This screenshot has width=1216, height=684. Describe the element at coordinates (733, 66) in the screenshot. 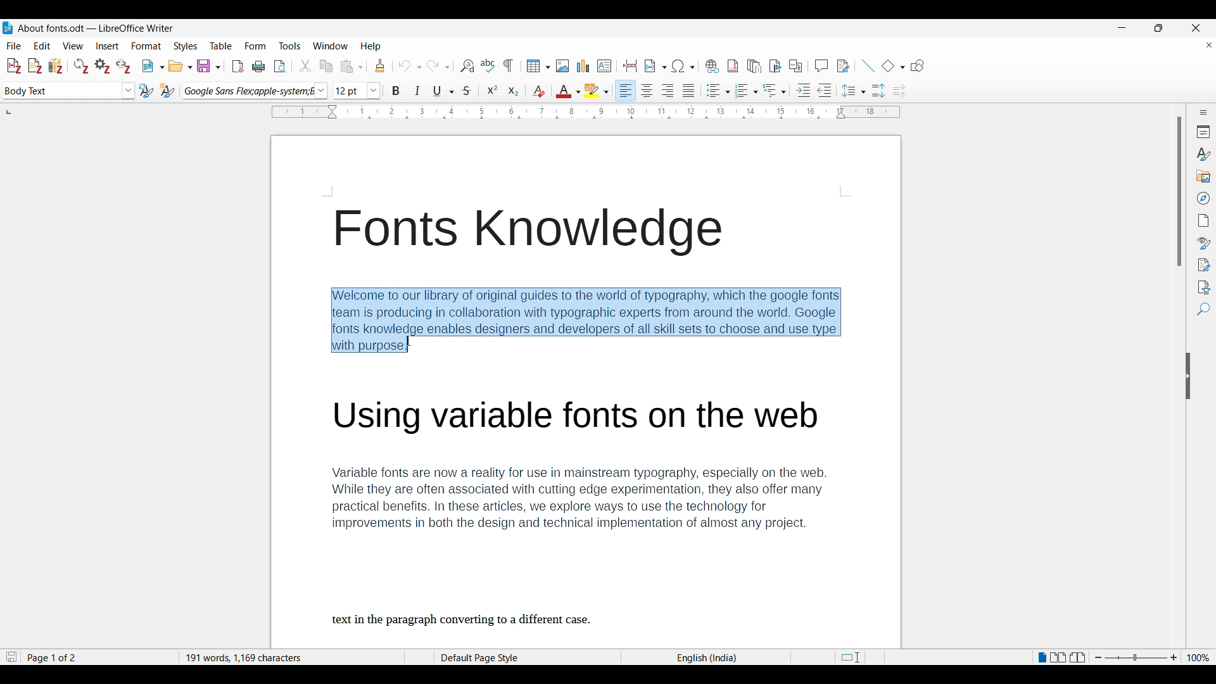

I see `Insert footnote` at that location.